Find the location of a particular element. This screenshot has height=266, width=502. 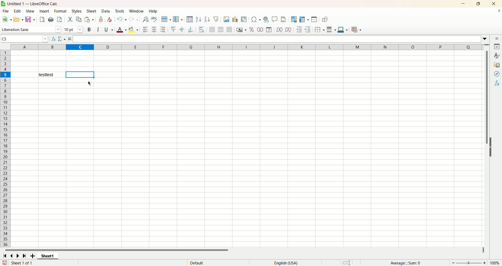

column is located at coordinates (79, 47).